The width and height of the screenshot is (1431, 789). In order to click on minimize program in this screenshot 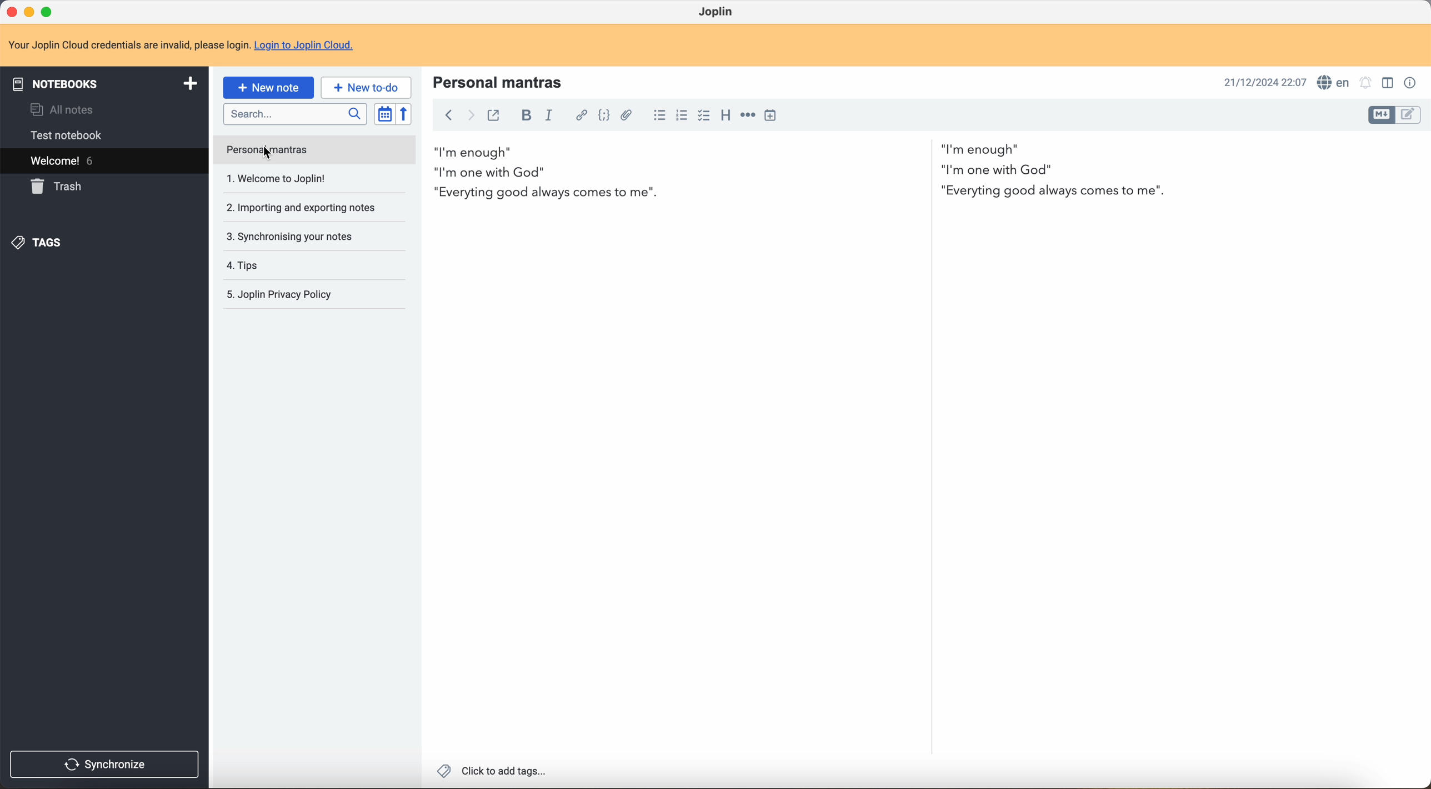, I will do `click(31, 13)`.